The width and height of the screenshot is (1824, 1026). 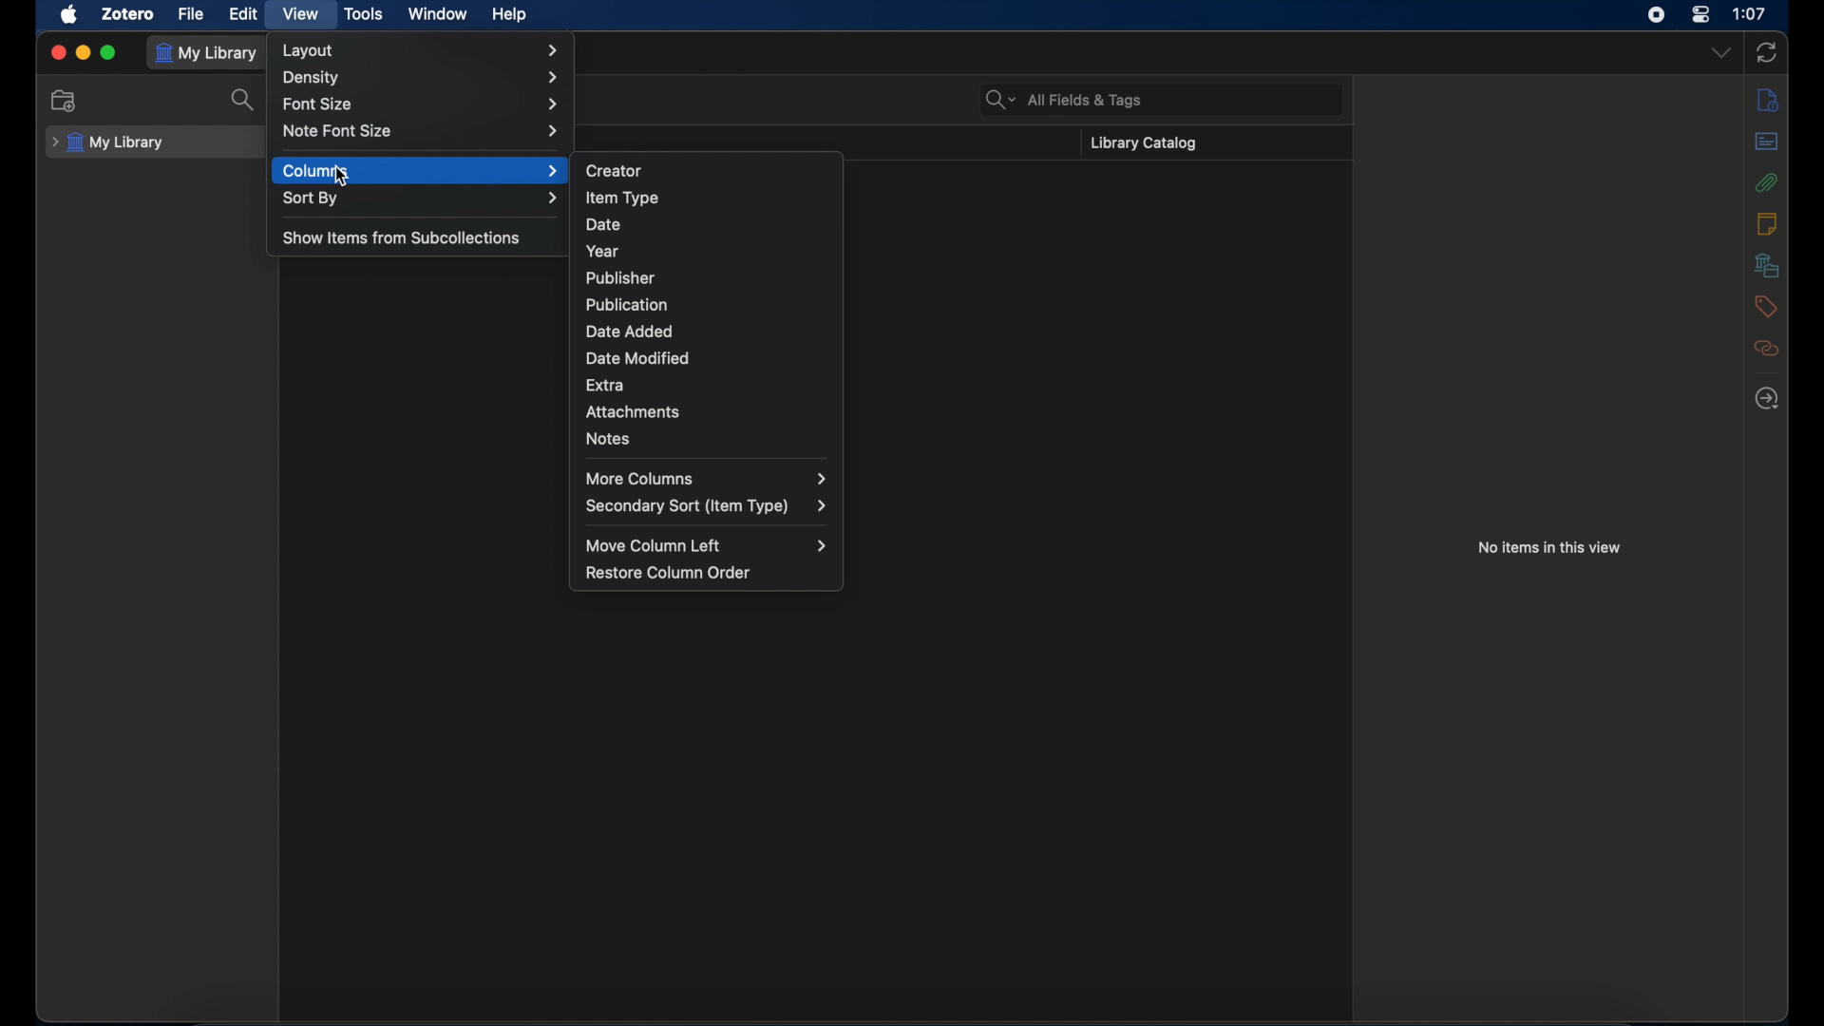 I want to click on file, so click(x=192, y=14).